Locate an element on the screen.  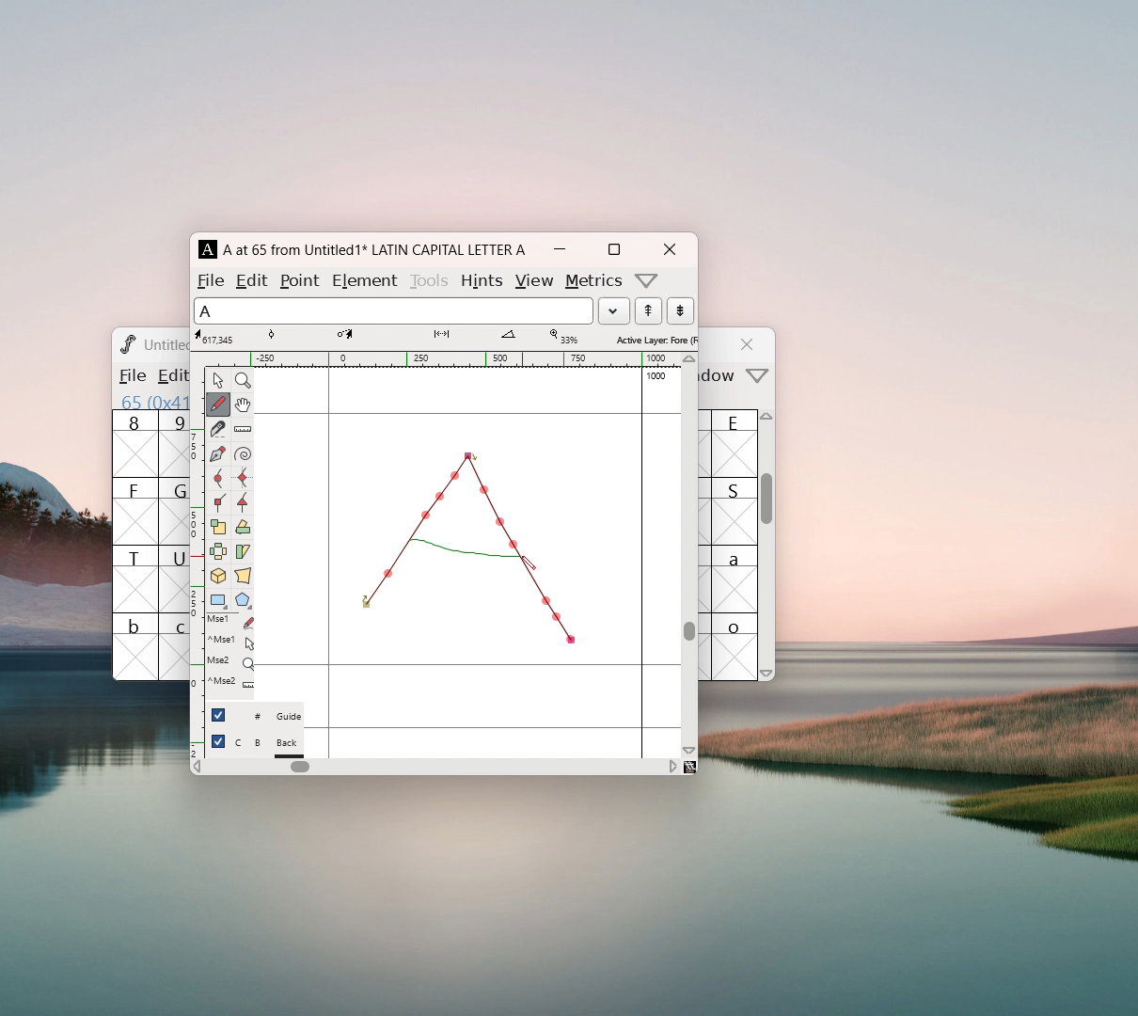
S is located at coordinates (735, 511).